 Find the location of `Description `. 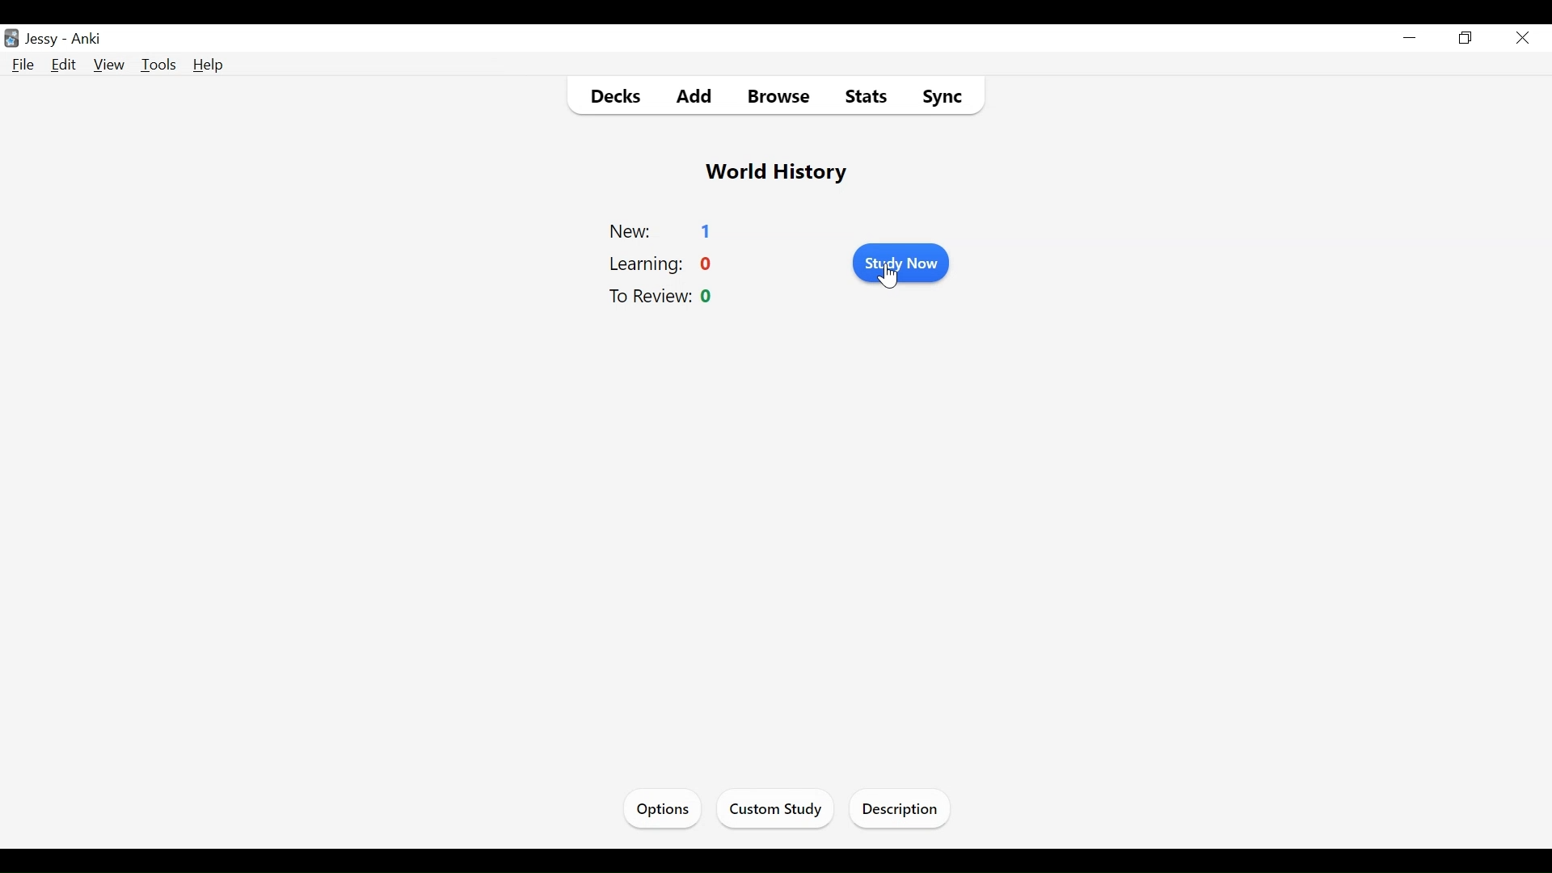

Description  is located at coordinates (900, 808).